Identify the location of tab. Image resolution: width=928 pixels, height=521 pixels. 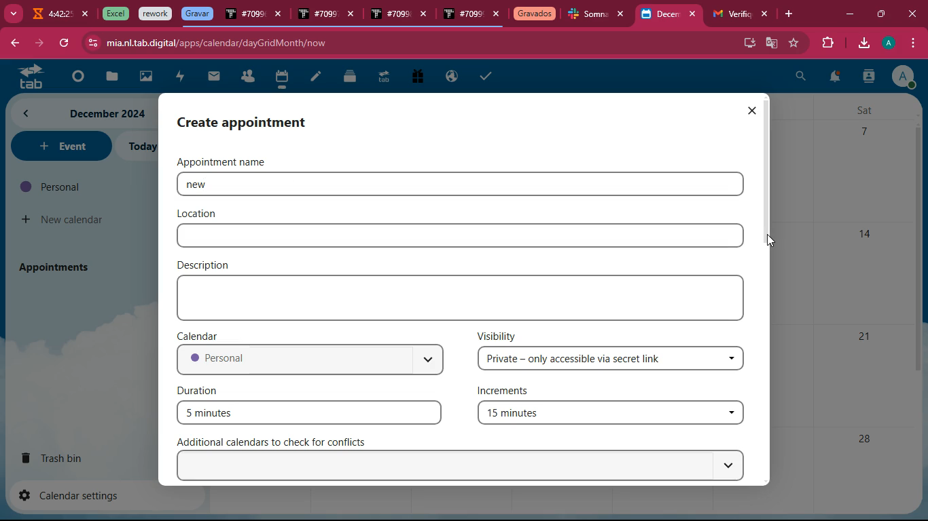
(197, 14).